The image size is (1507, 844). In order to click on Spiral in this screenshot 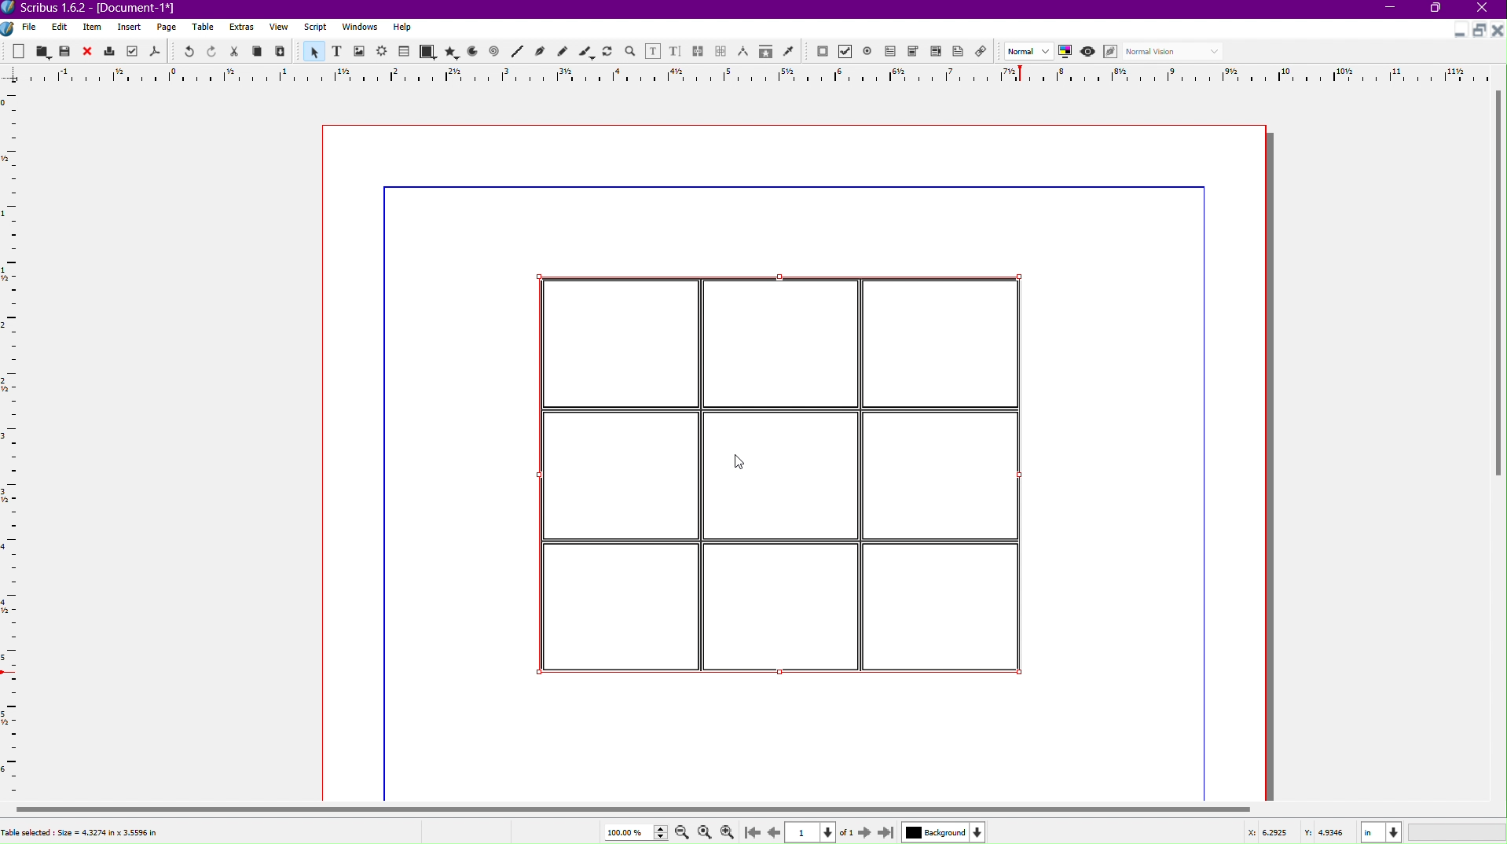, I will do `click(495, 53)`.